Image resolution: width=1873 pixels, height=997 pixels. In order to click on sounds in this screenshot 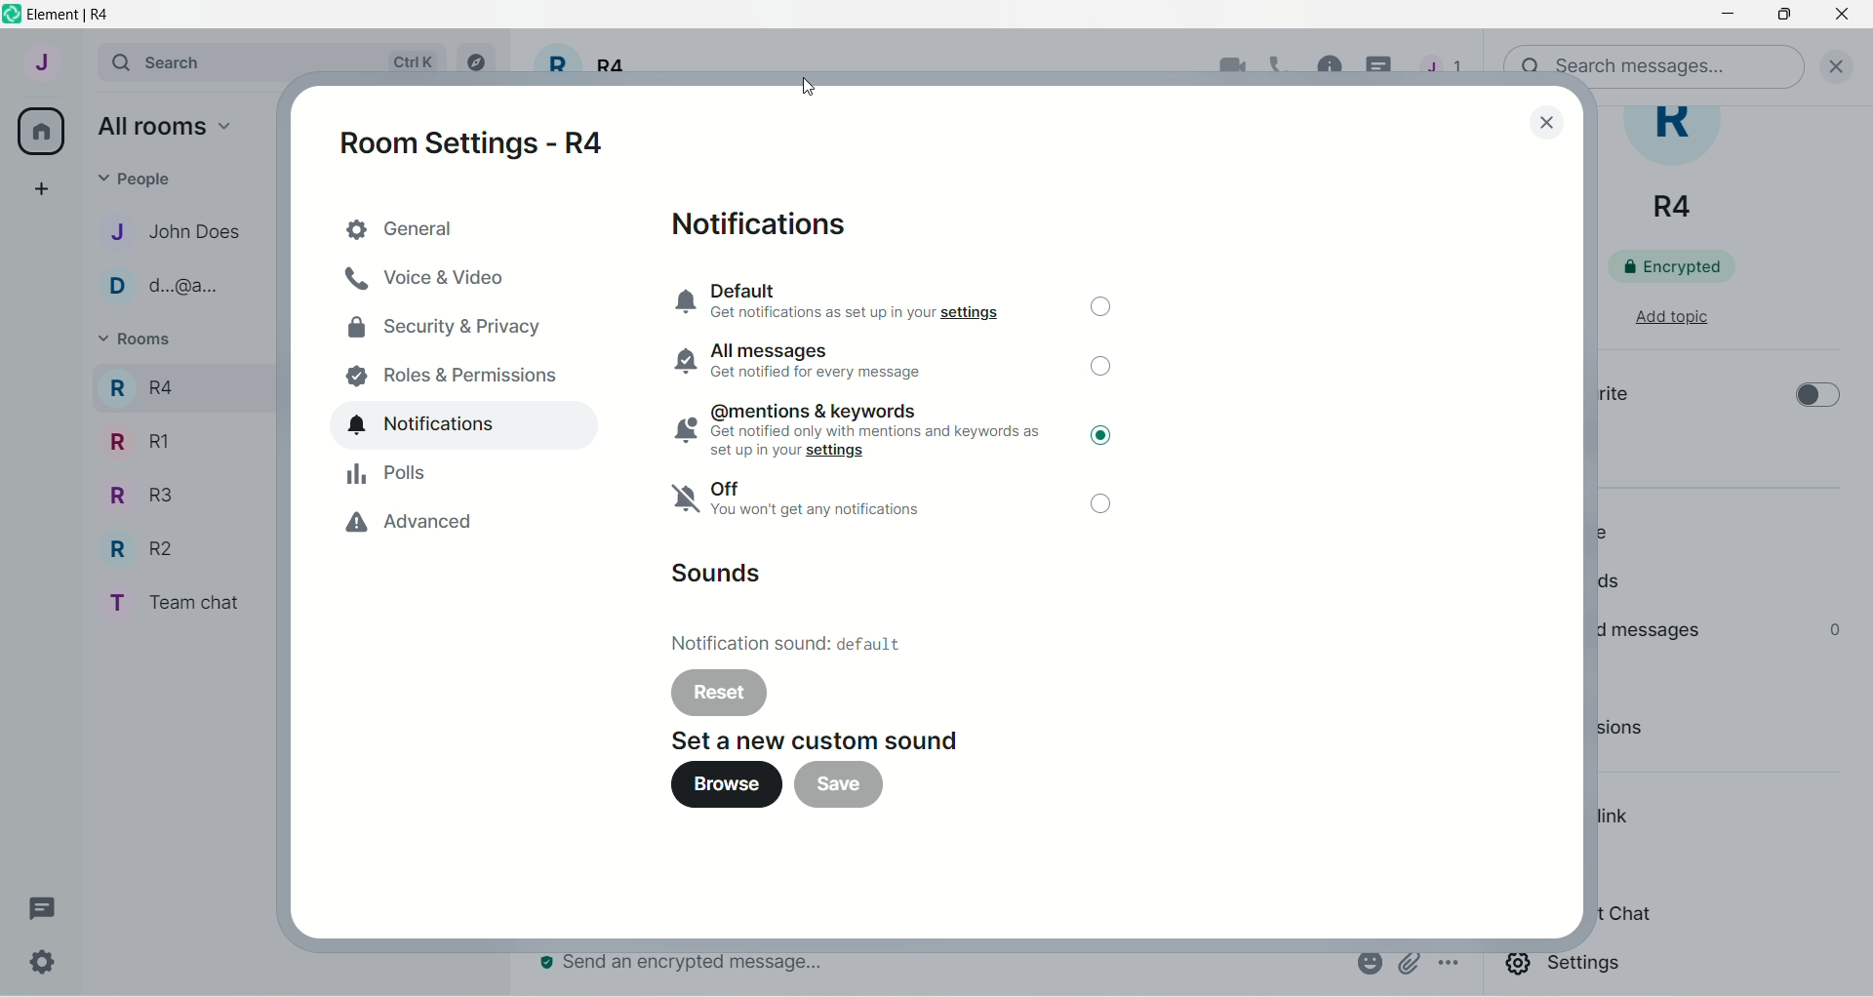, I will do `click(724, 576)`.